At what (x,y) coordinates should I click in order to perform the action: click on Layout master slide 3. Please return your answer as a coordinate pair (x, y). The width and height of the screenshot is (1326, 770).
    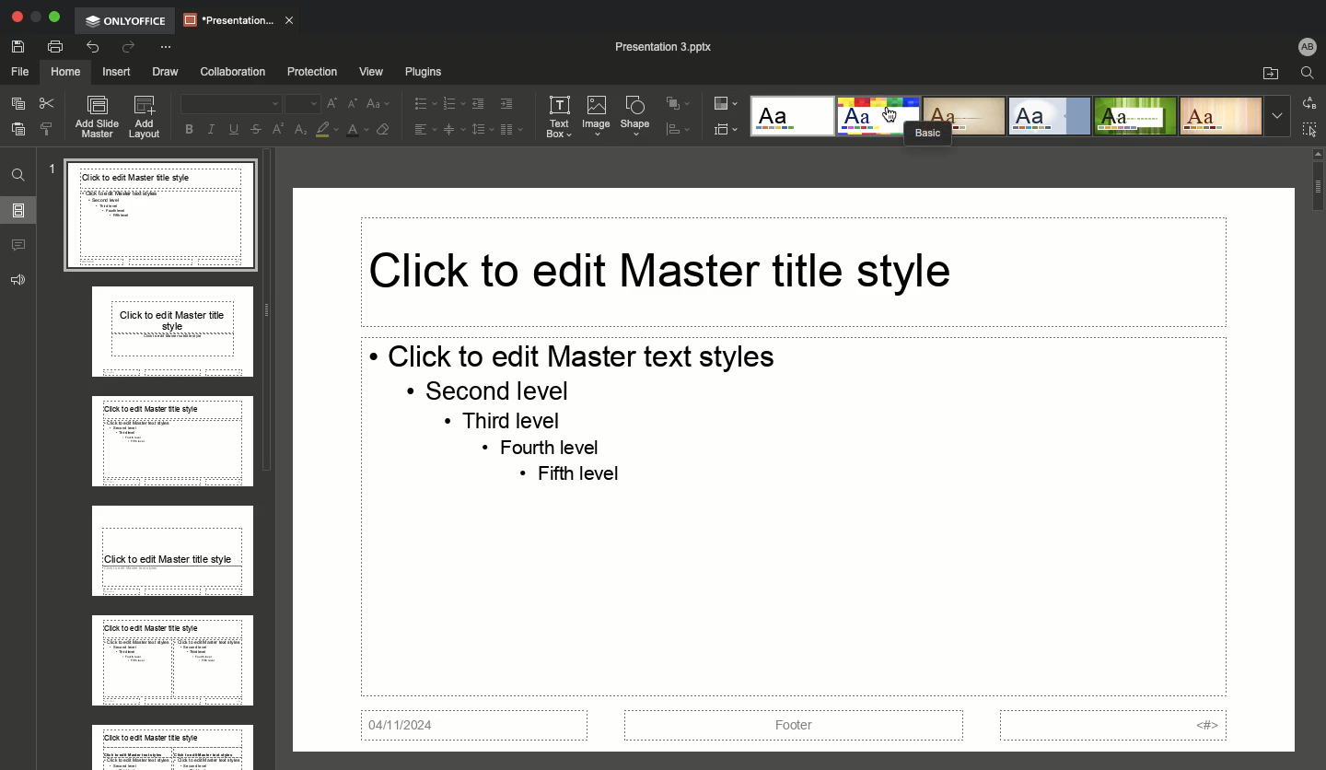
    Looking at the image, I should click on (170, 442).